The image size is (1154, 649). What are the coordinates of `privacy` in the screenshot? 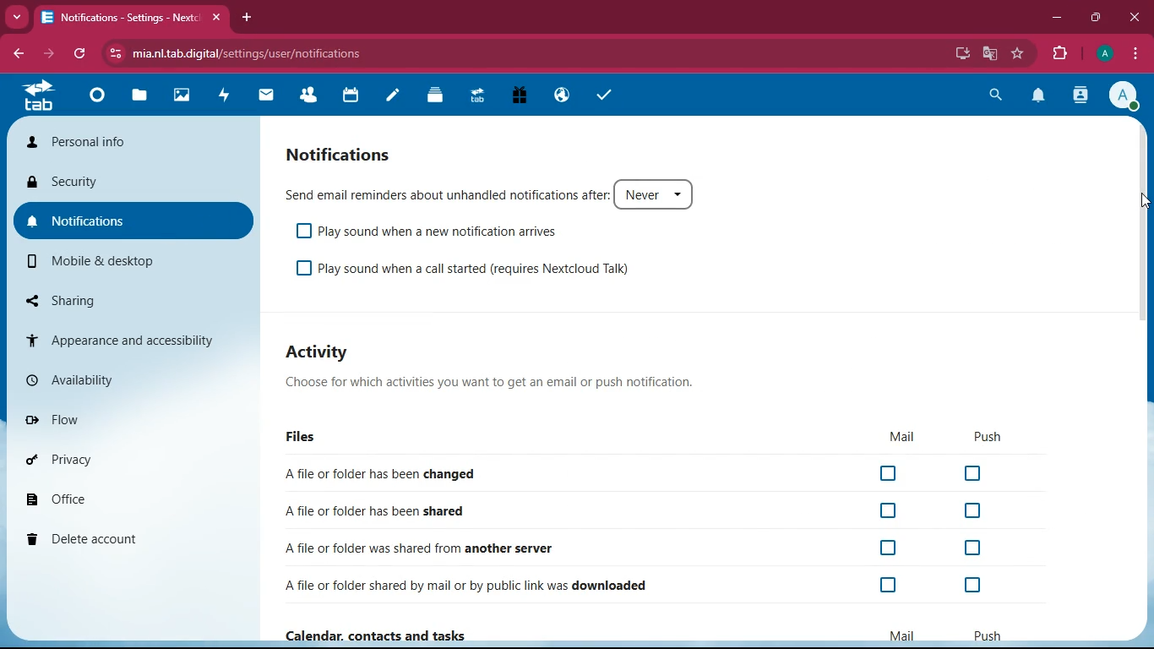 It's located at (131, 455).